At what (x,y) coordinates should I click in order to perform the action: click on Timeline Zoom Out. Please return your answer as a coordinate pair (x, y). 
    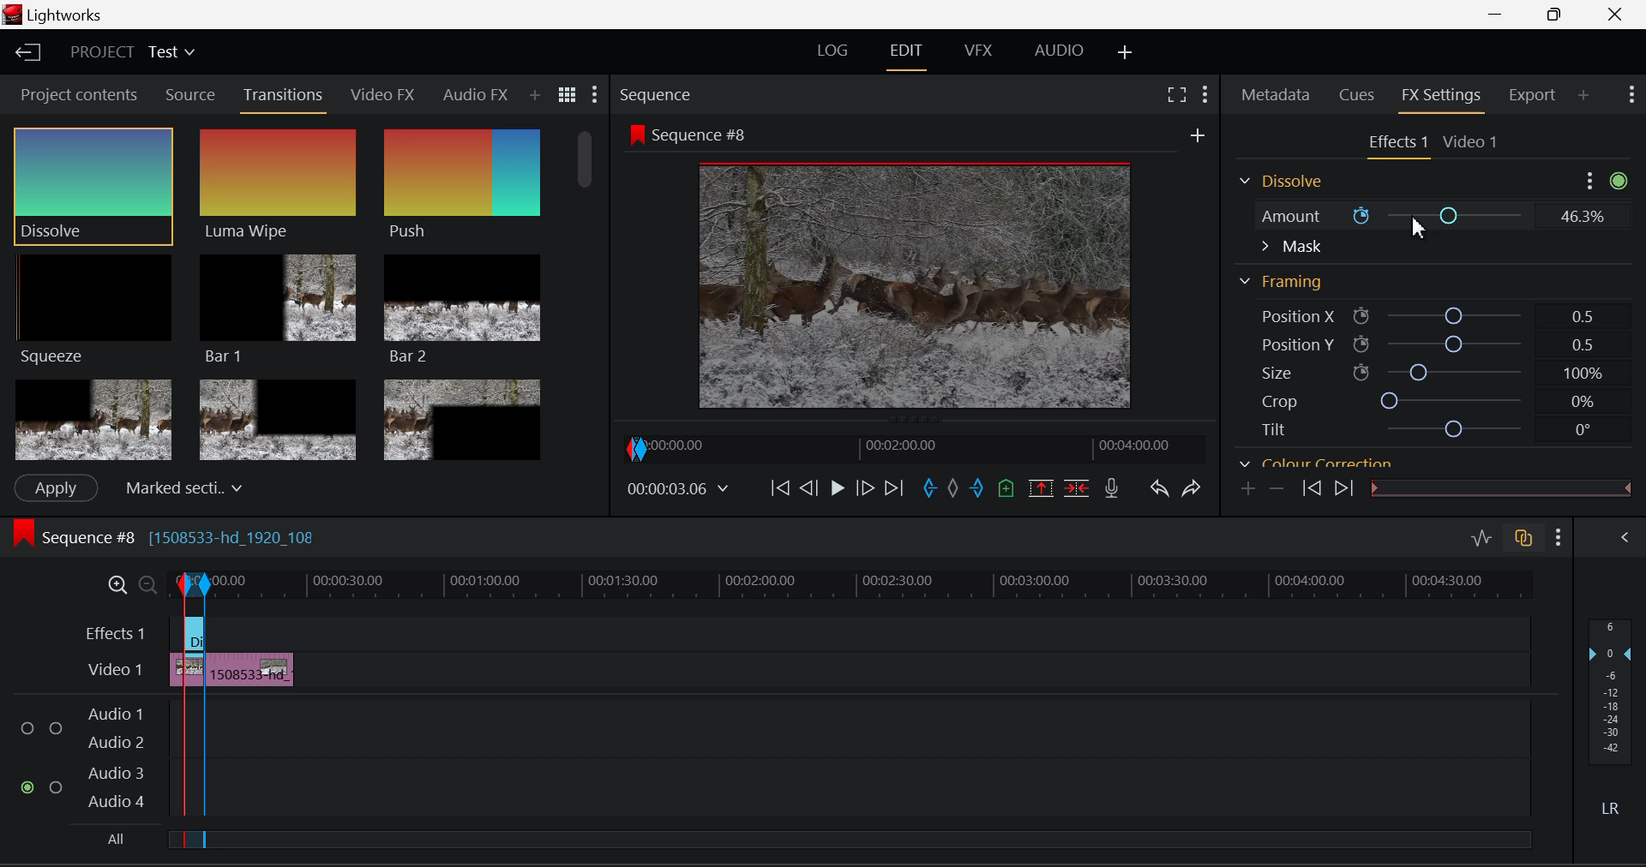
    Looking at the image, I should click on (141, 582).